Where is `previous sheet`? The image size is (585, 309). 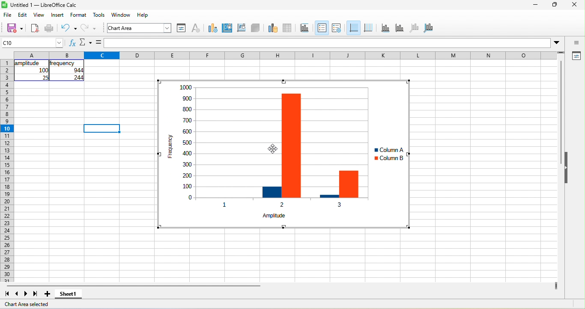
previous sheet is located at coordinates (17, 294).